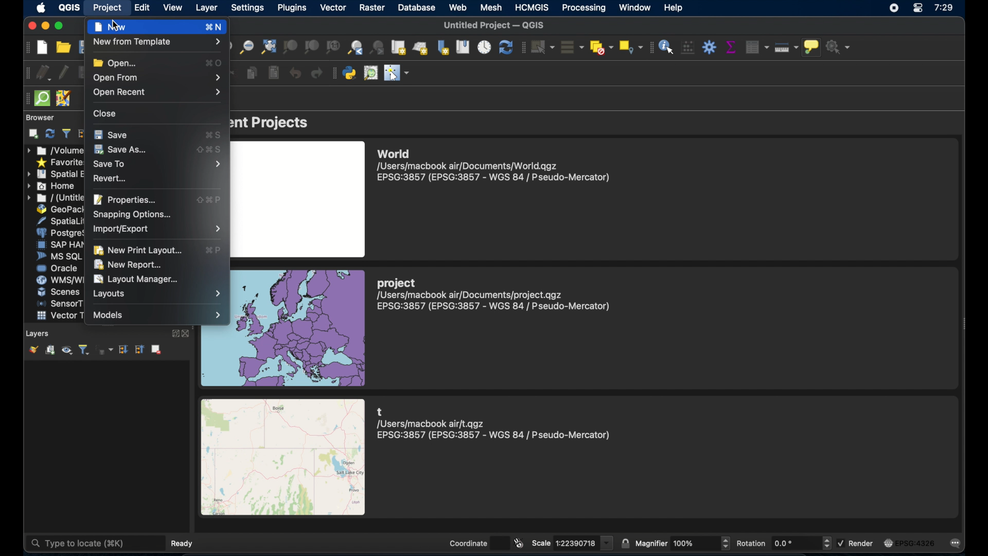 Image resolution: width=988 pixels, height=556 pixels. Describe the element at coordinates (542, 47) in the screenshot. I see `select features by area or single click` at that location.